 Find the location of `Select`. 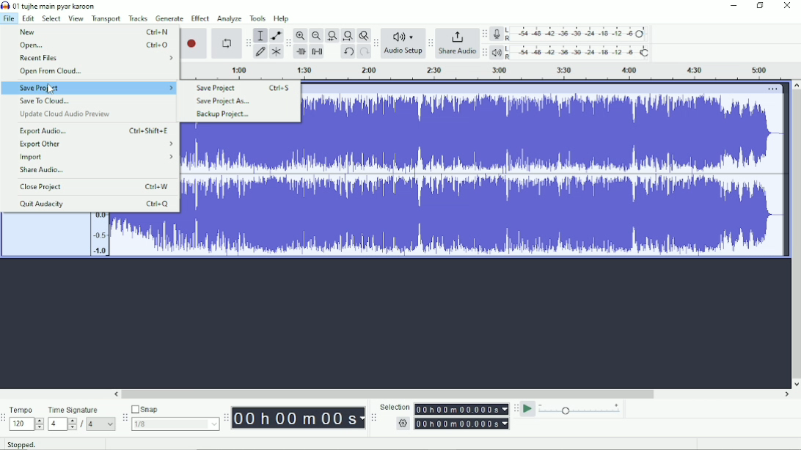

Select is located at coordinates (51, 18).